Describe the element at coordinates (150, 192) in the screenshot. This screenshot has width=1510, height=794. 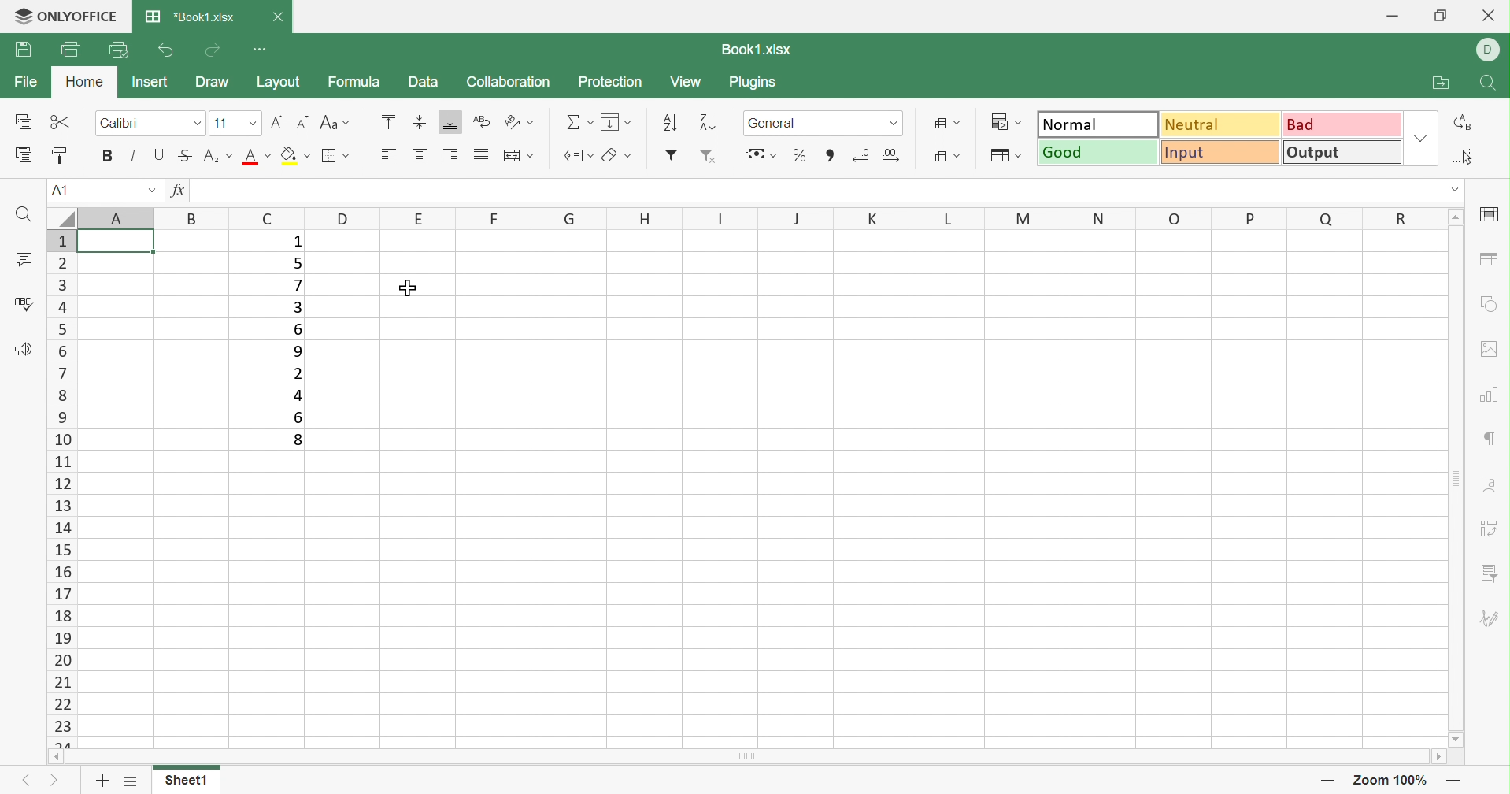
I see `Drop Down` at that location.